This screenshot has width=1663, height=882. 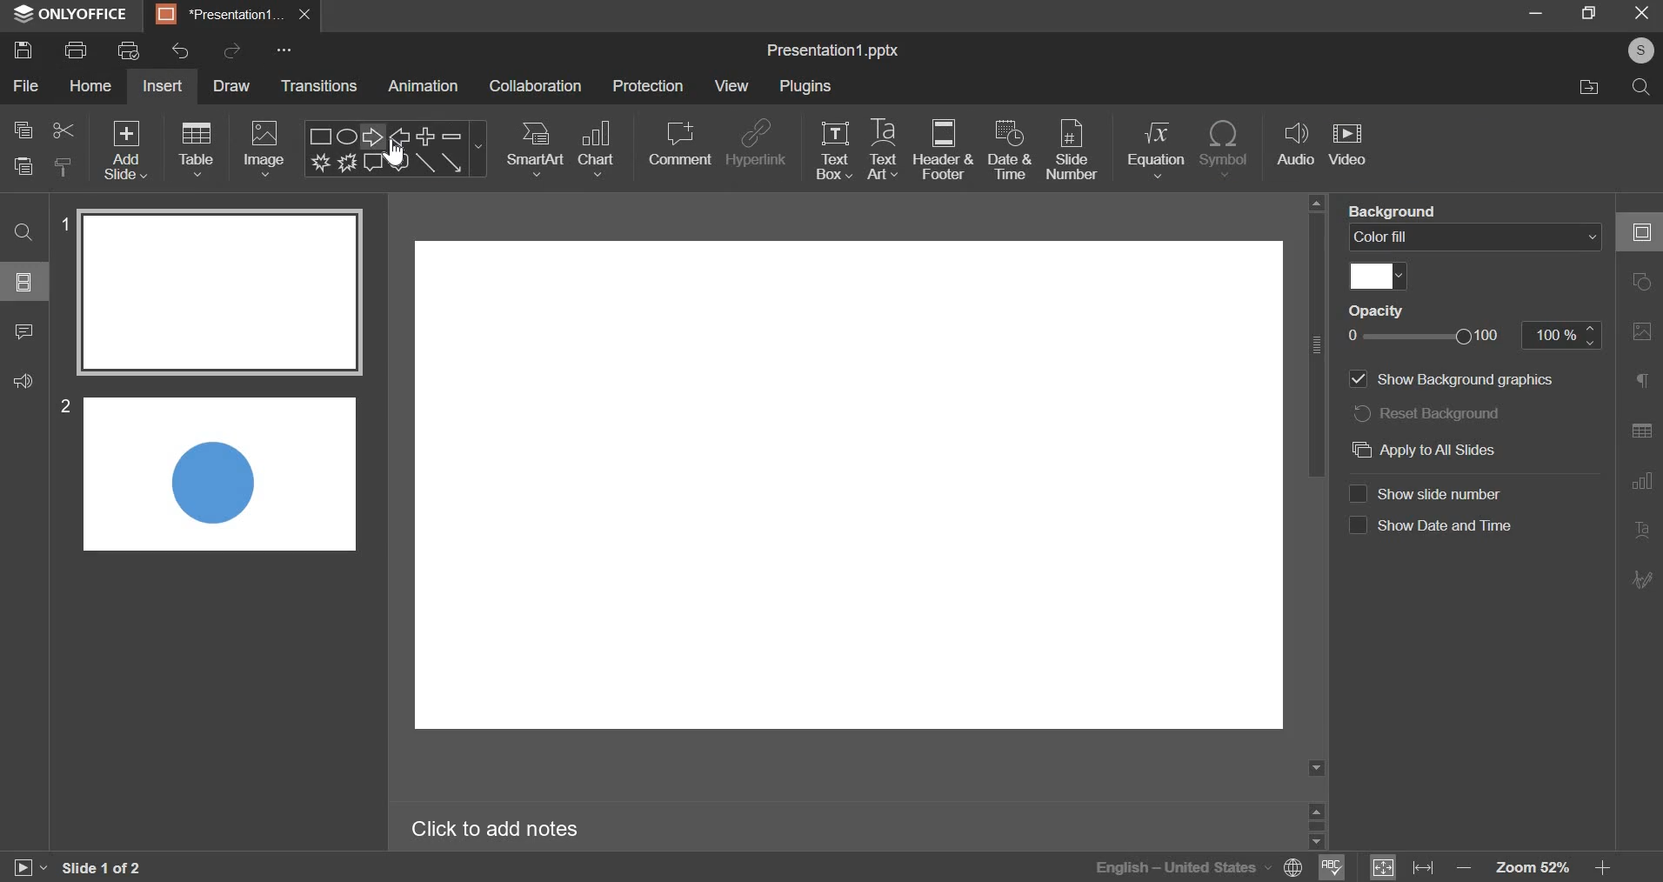 I want to click on insert video, so click(x=1349, y=150).